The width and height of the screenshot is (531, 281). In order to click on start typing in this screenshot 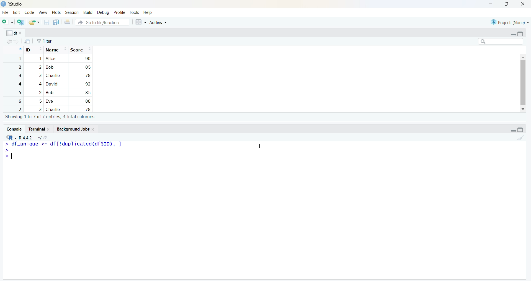, I will do `click(6, 156)`.